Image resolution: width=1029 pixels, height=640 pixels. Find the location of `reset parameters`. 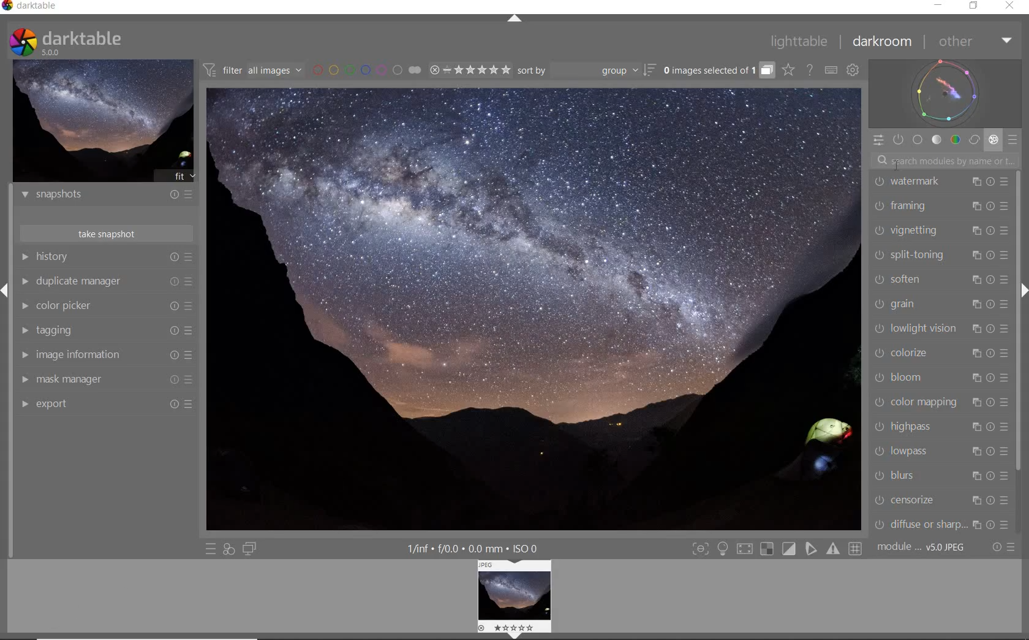

reset parameters is located at coordinates (993, 181).